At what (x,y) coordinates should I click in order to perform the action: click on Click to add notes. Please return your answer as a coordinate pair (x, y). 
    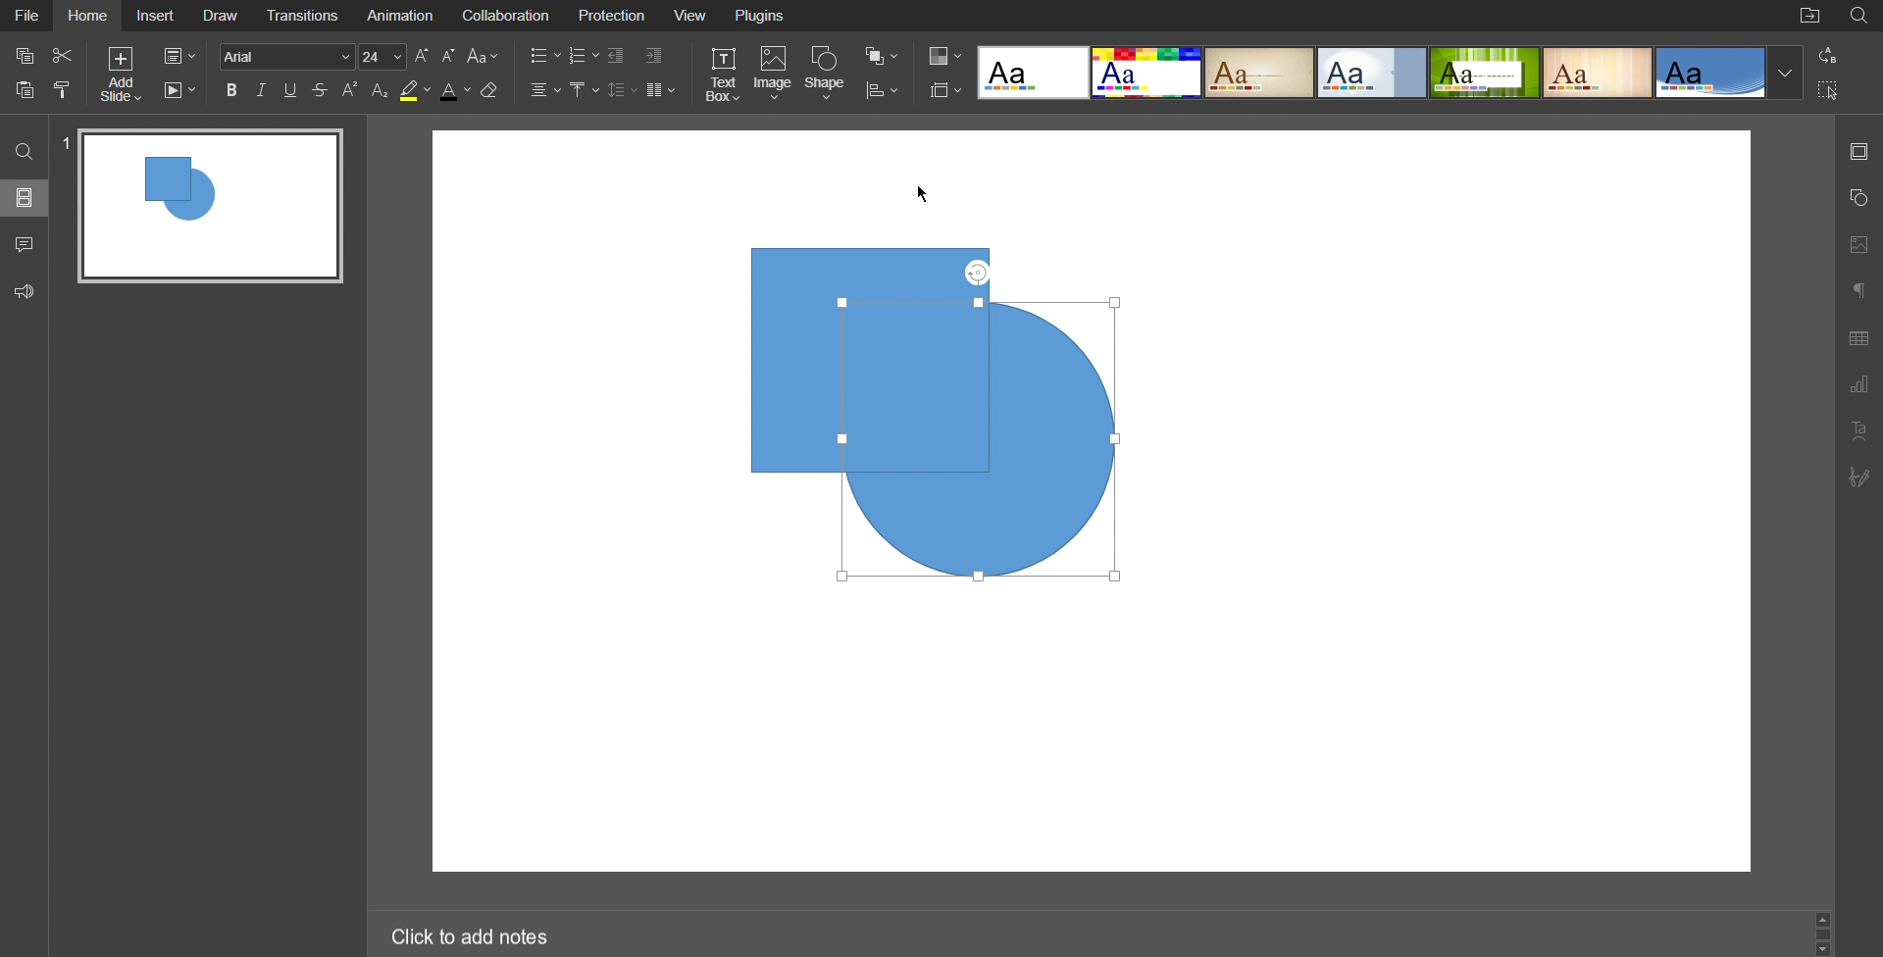
    Looking at the image, I should click on (470, 935).